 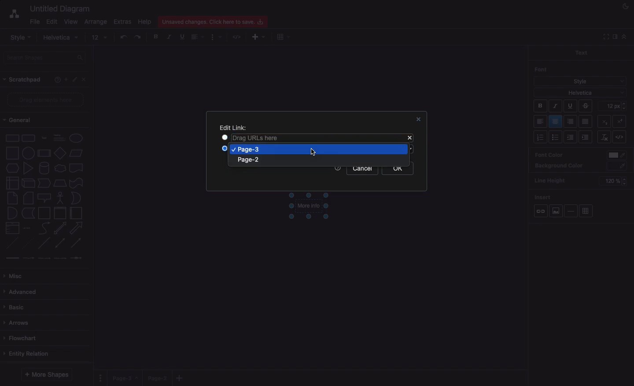 What do you see at coordinates (60, 183) in the screenshot?
I see `trapezoid` at bounding box center [60, 183].